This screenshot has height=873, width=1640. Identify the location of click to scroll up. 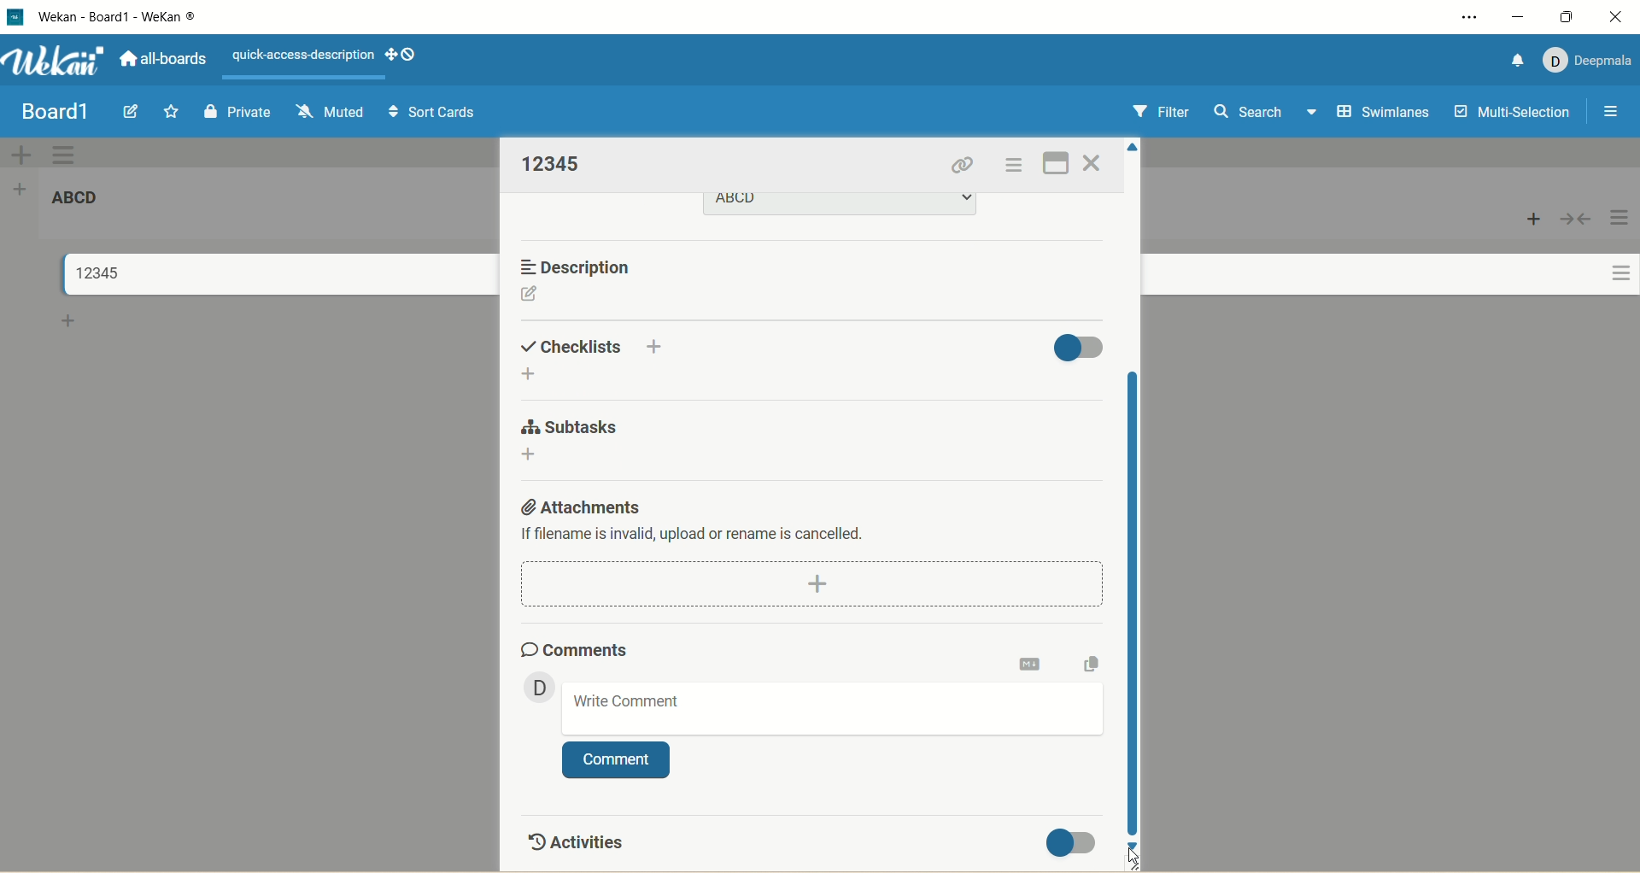
(1135, 144).